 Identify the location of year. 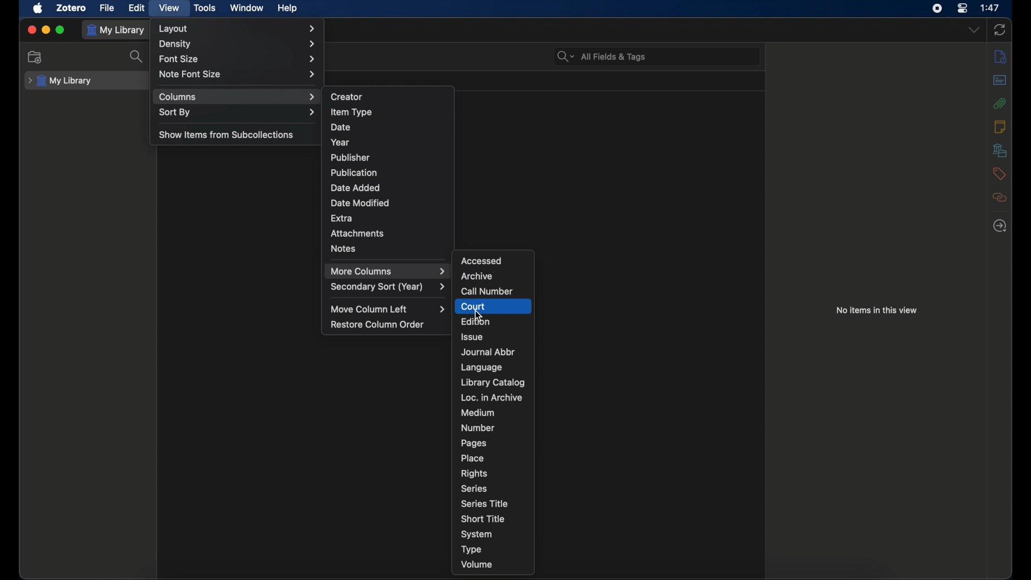
(341, 143).